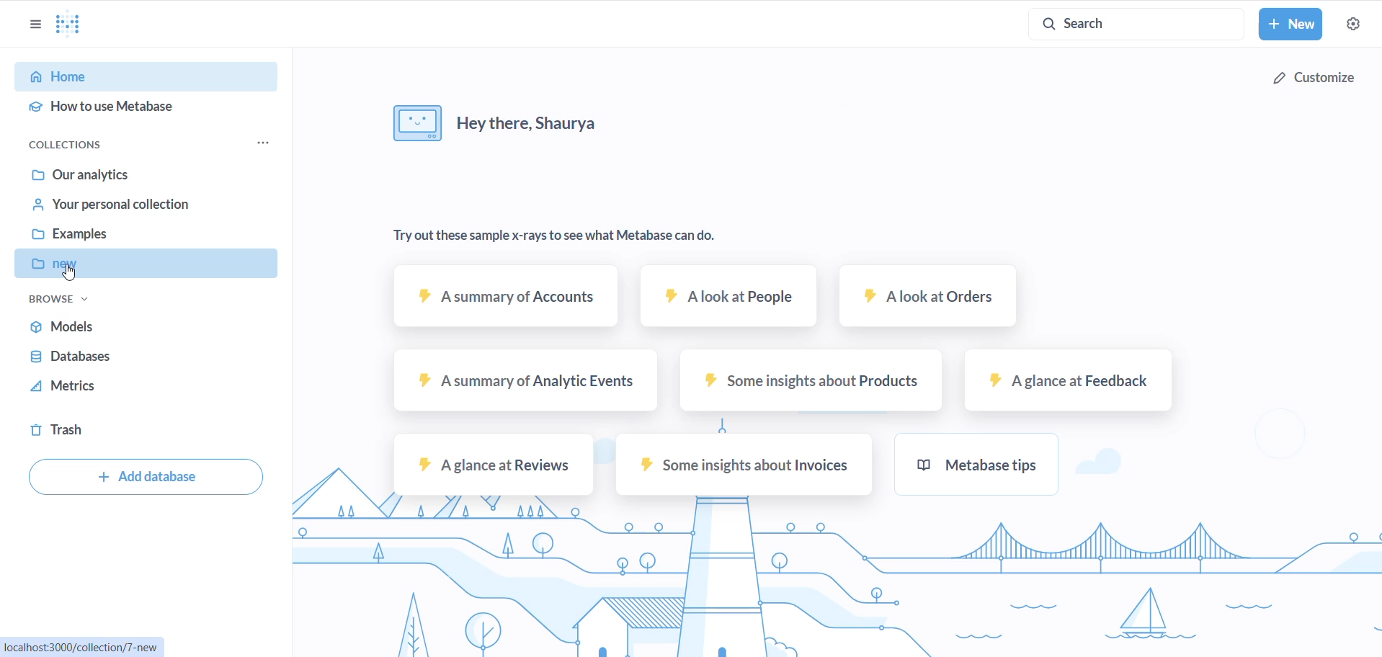 Image resolution: width=1382 pixels, height=657 pixels. What do you see at coordinates (74, 24) in the screenshot?
I see `LOGO` at bounding box center [74, 24].